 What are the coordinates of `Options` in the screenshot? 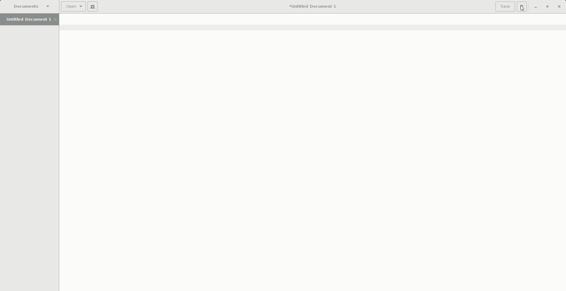 It's located at (522, 7).